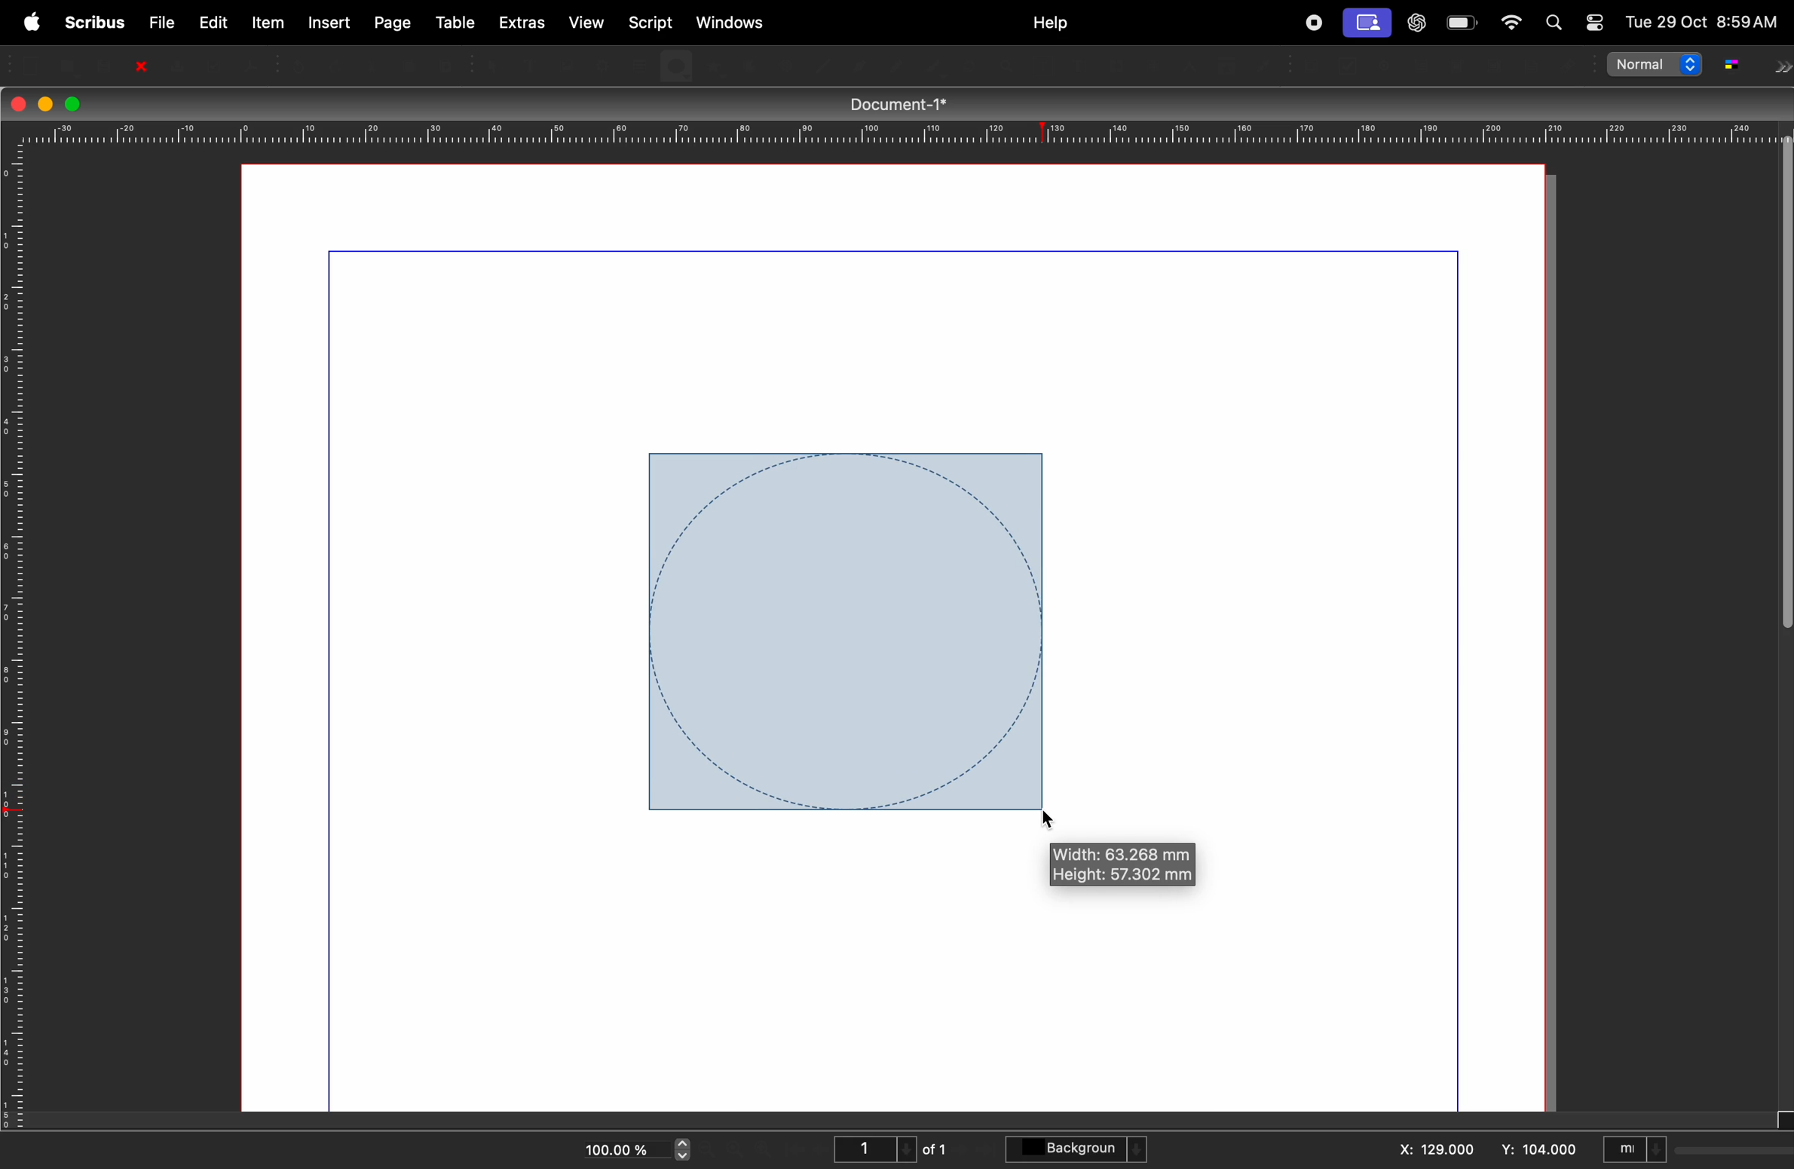  Describe the element at coordinates (29, 21) in the screenshot. I see `apple menu` at that location.